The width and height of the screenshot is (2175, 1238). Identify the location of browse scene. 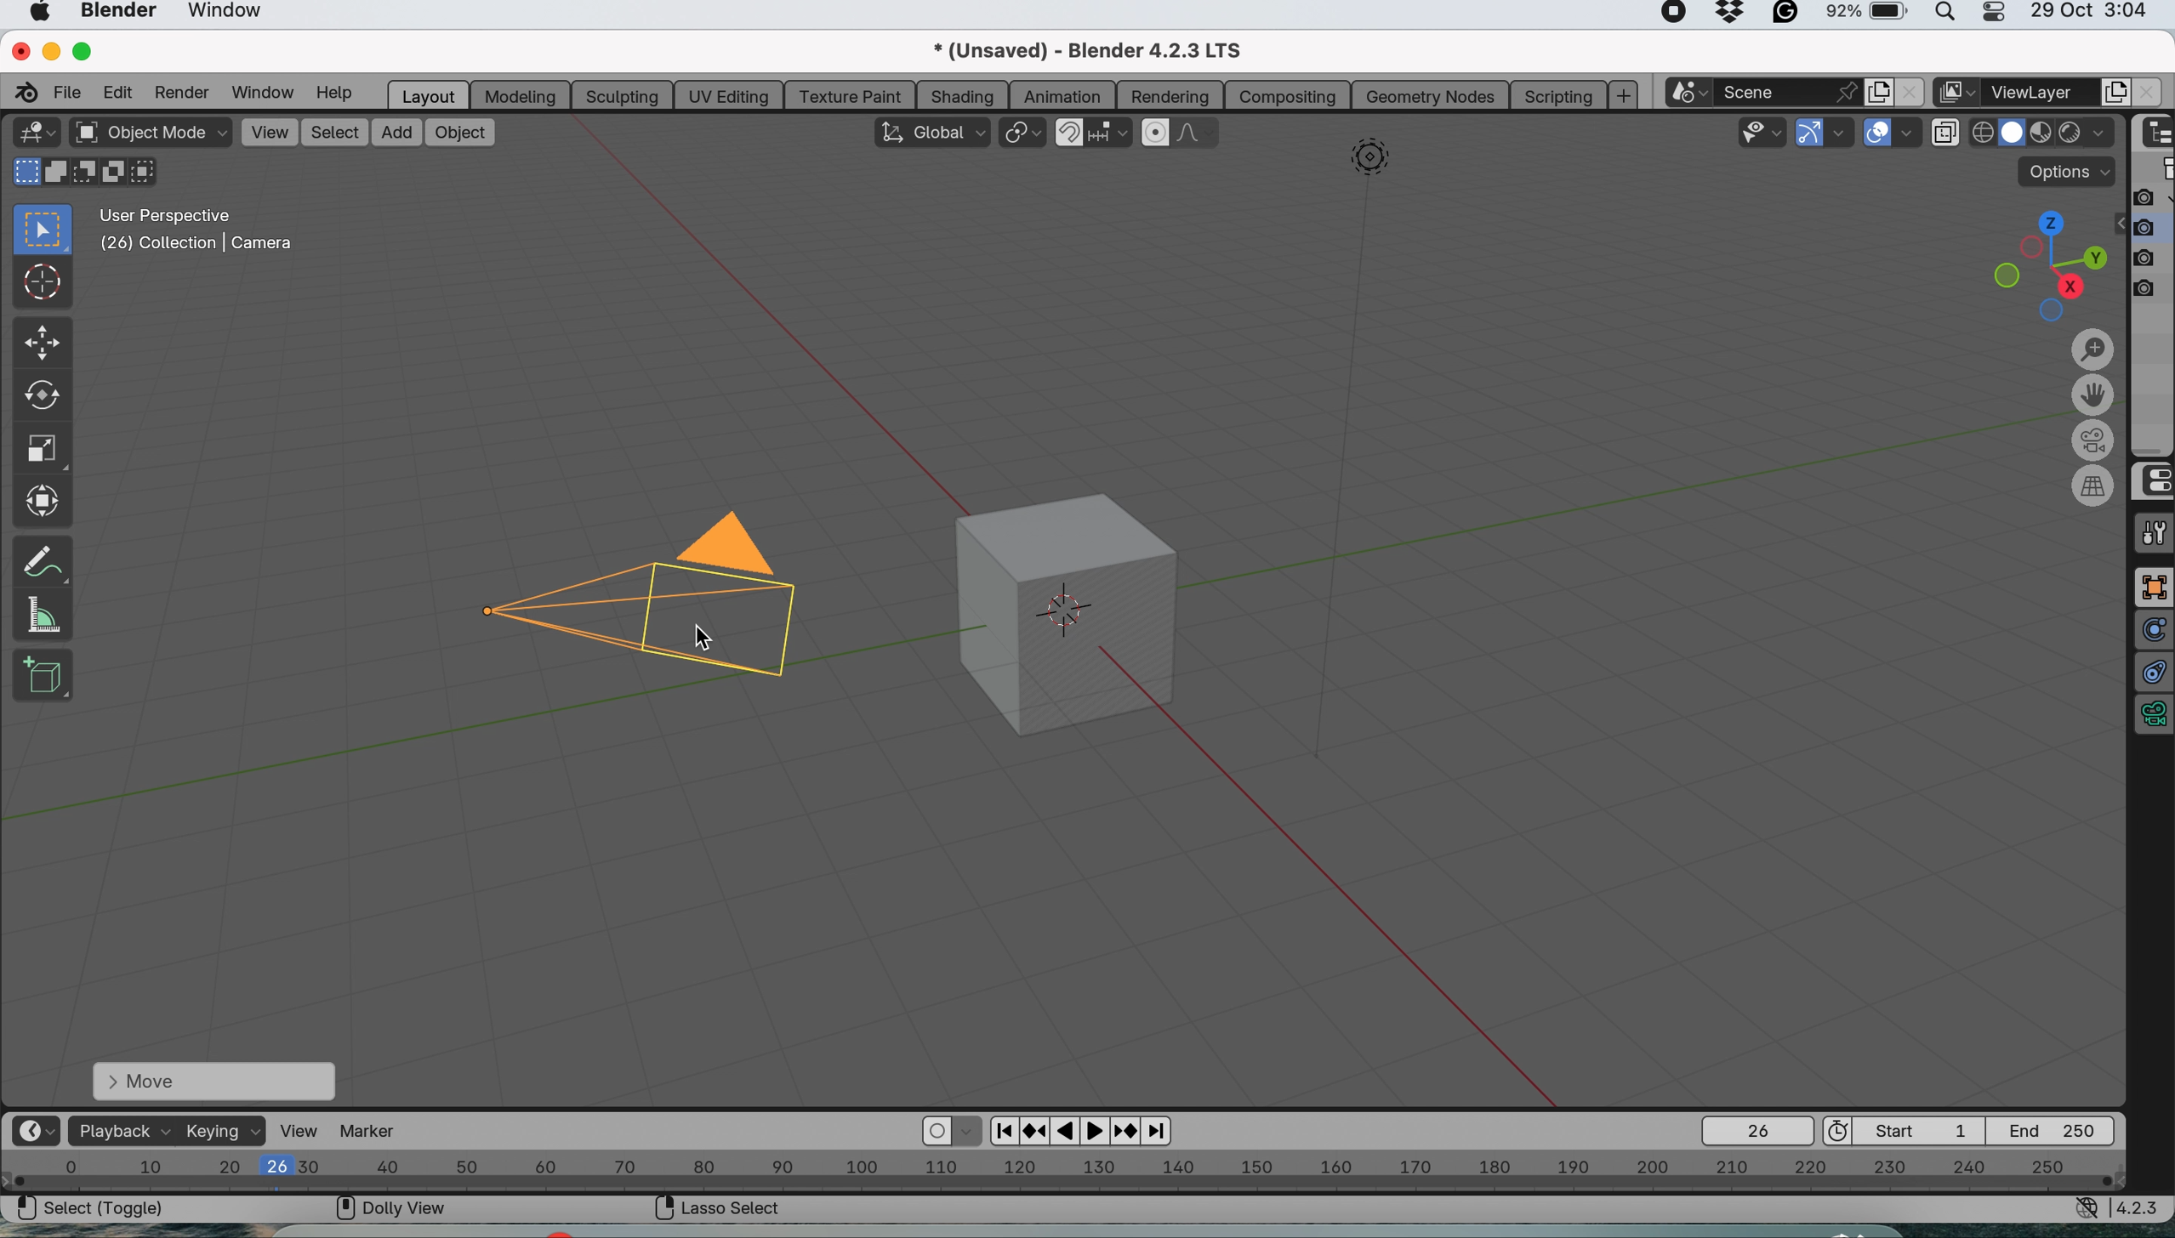
(1694, 93).